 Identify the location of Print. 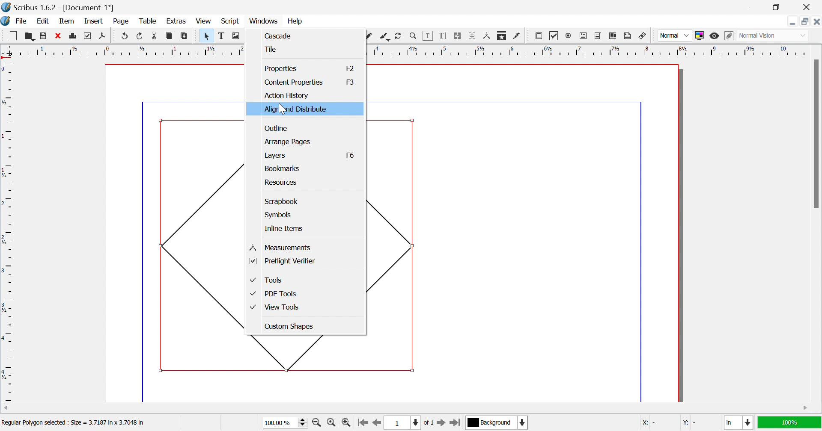
(86, 36).